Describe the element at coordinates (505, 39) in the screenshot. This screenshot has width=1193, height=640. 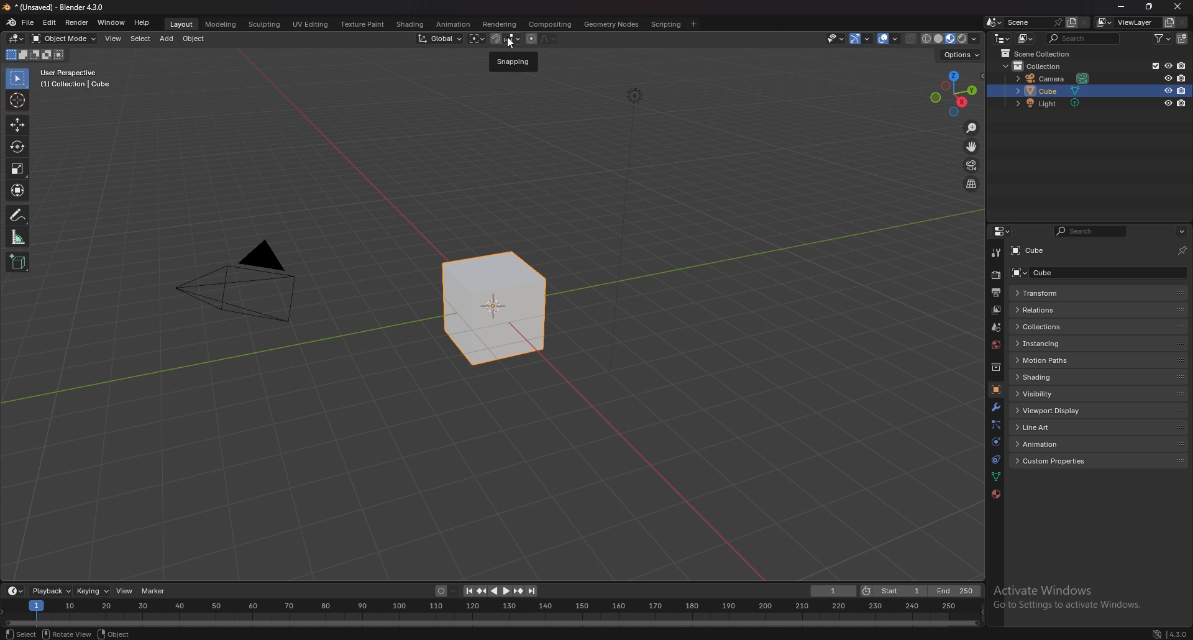
I see `snapping` at that location.